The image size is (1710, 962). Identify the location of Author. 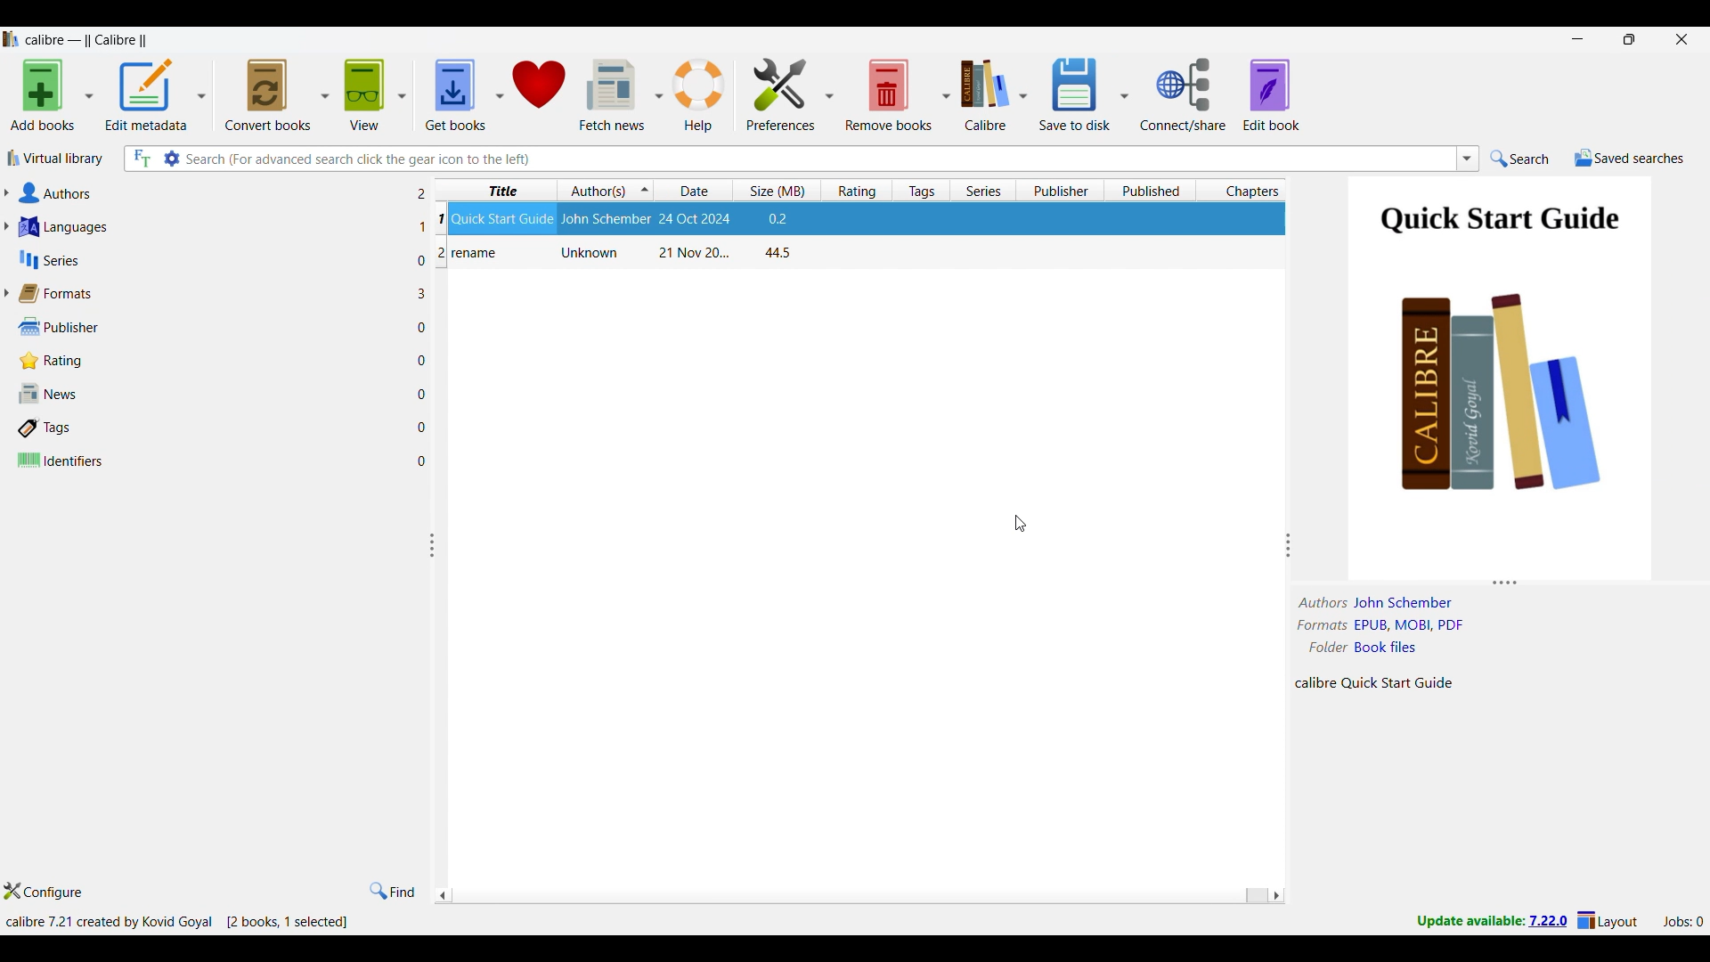
(604, 219).